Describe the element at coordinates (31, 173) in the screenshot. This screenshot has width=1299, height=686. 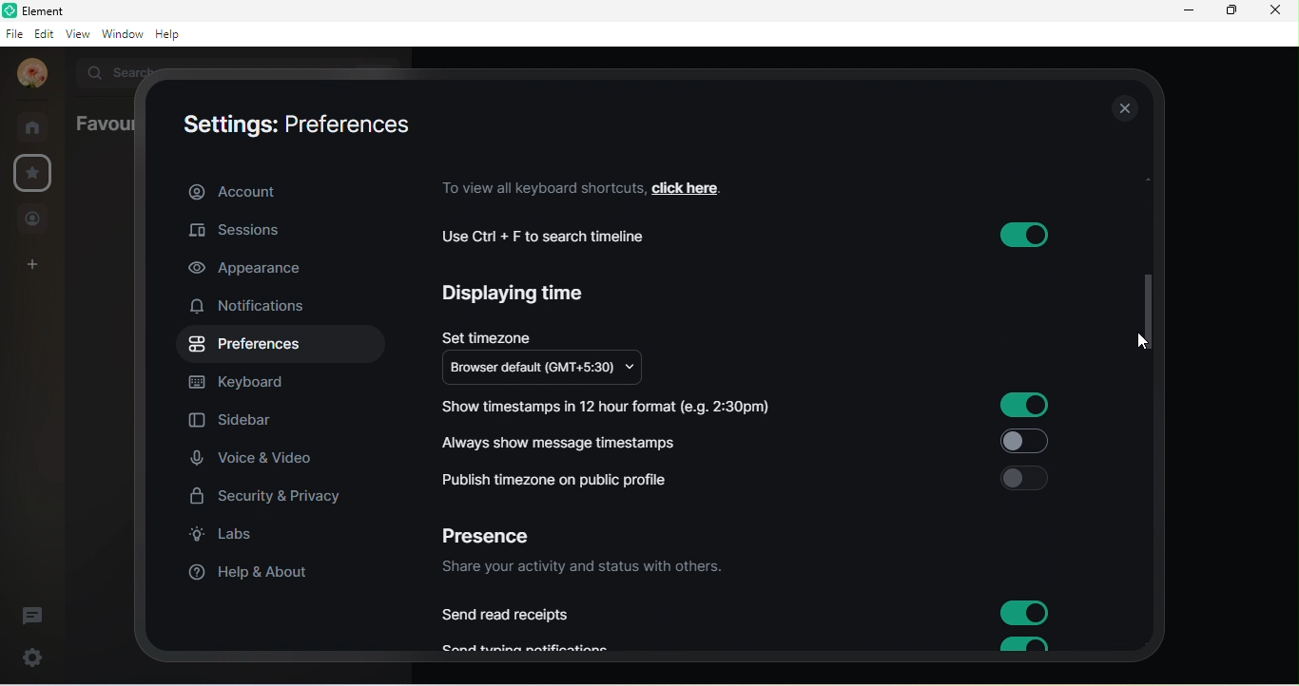
I see `favorites` at that location.